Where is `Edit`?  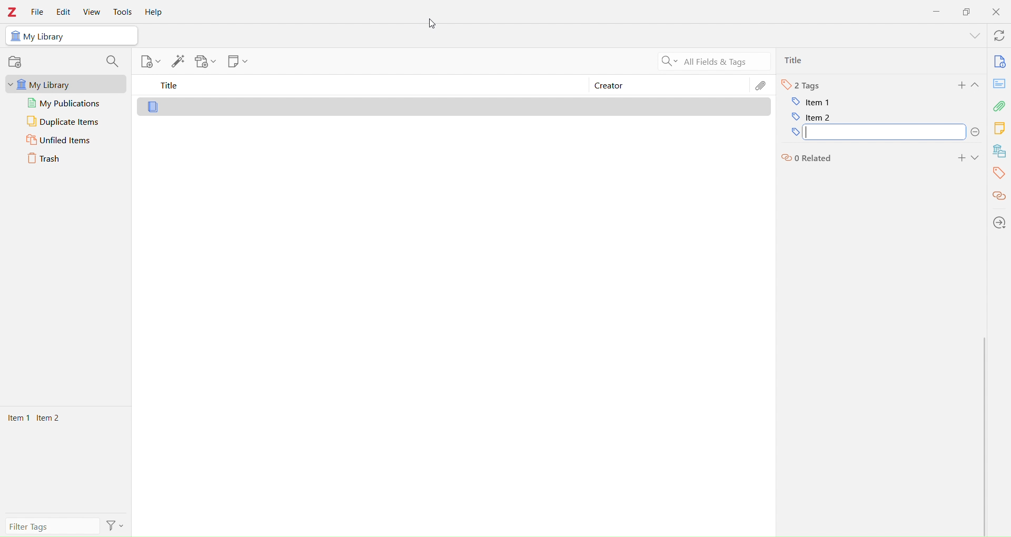 Edit is located at coordinates (762, 86).